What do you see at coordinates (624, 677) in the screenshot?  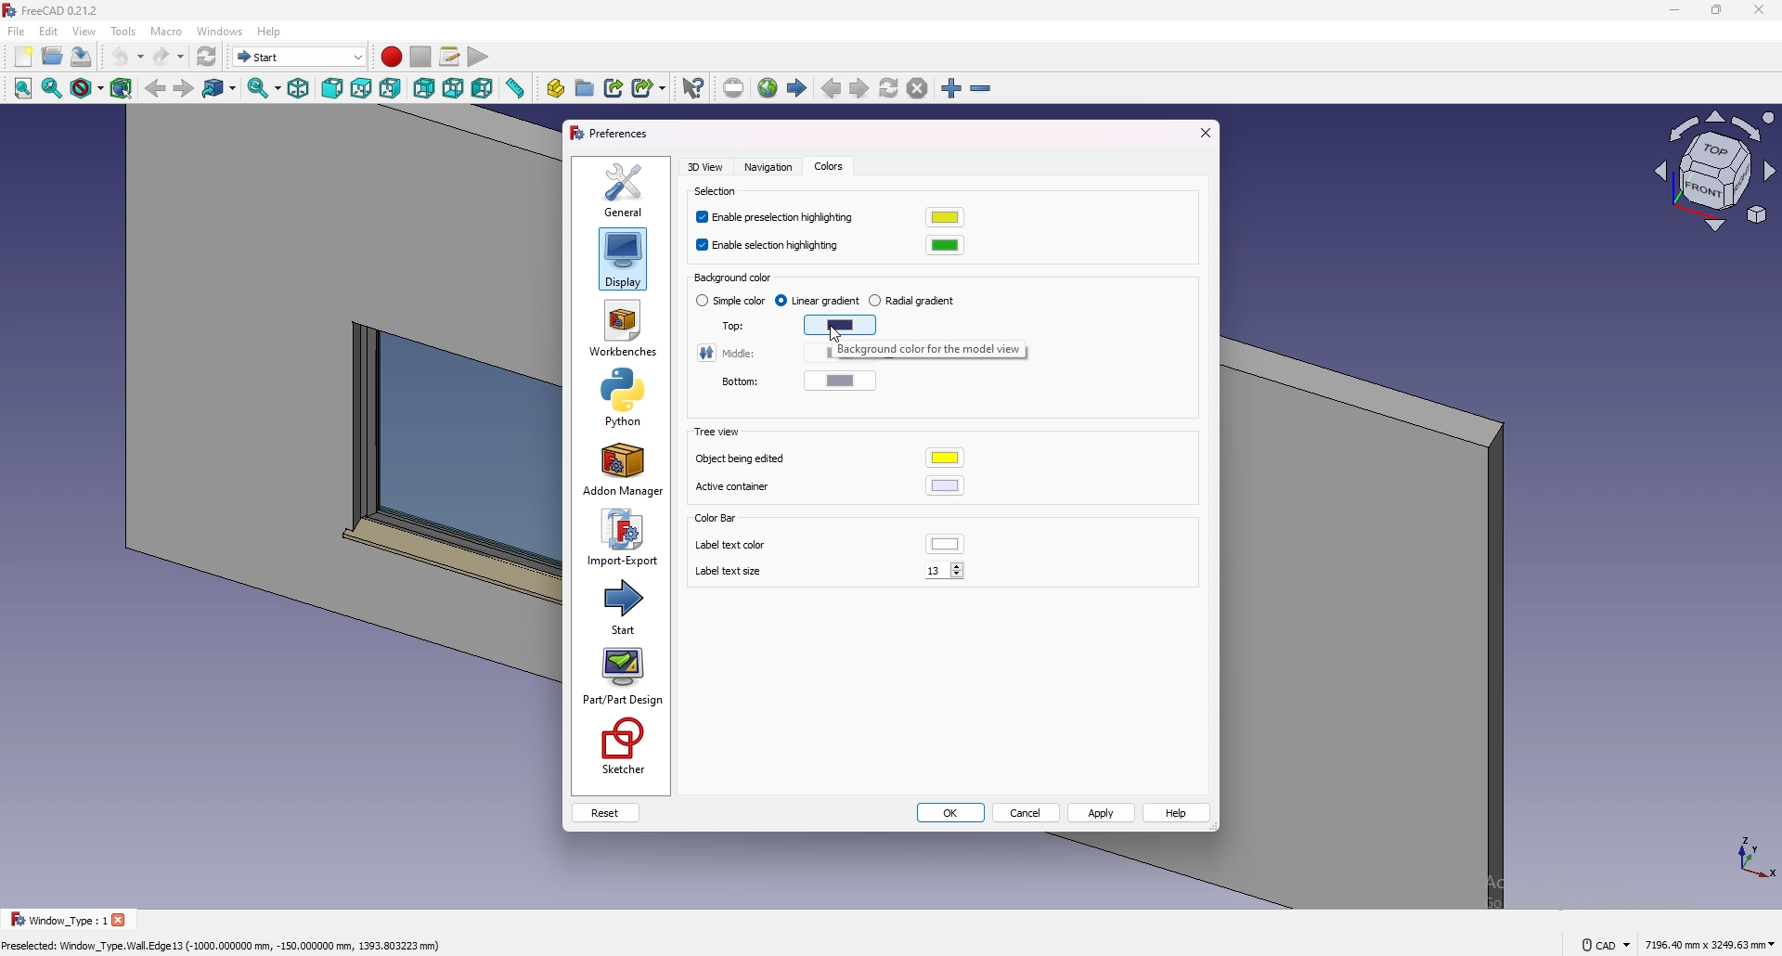 I see `part/part design` at bounding box center [624, 677].